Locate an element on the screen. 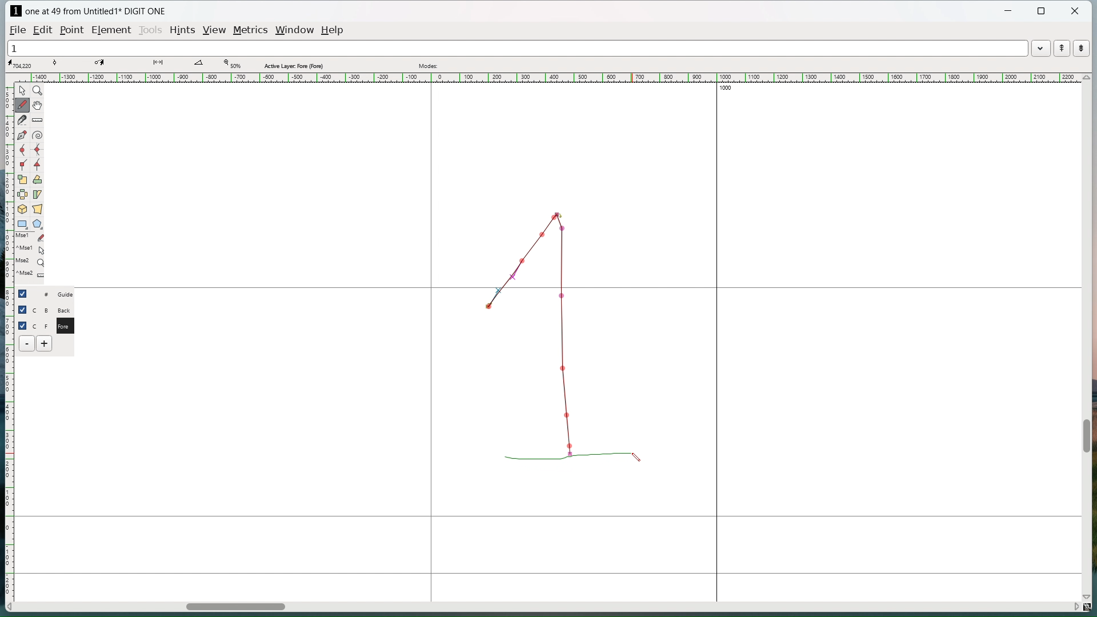 The image size is (1097, 617). show the next word in the word list is located at coordinates (1082, 49).